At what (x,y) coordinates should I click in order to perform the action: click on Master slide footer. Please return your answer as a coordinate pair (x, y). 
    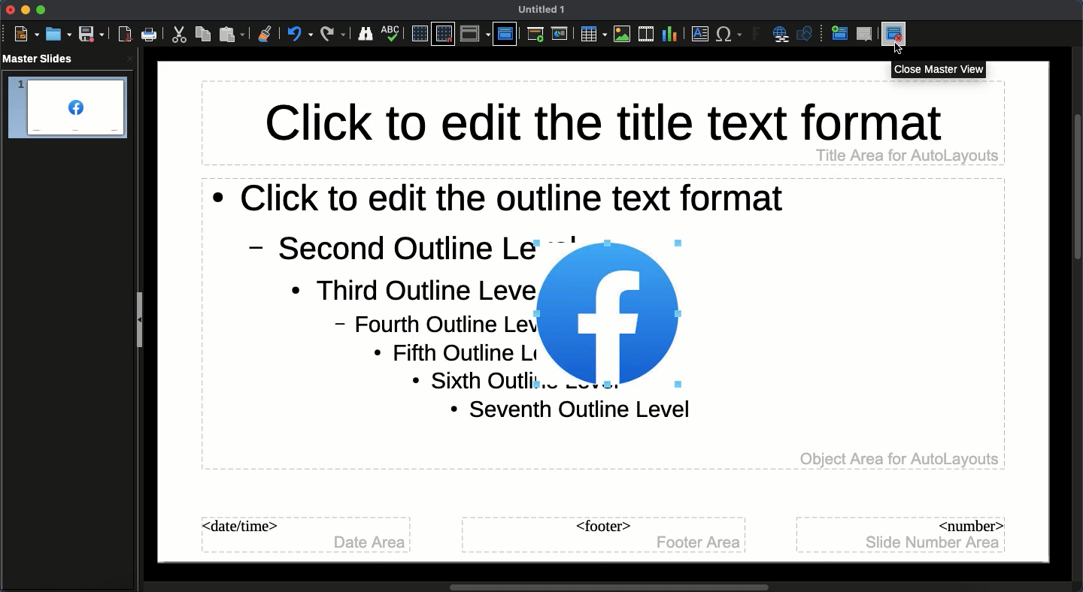
    Looking at the image, I should click on (605, 535).